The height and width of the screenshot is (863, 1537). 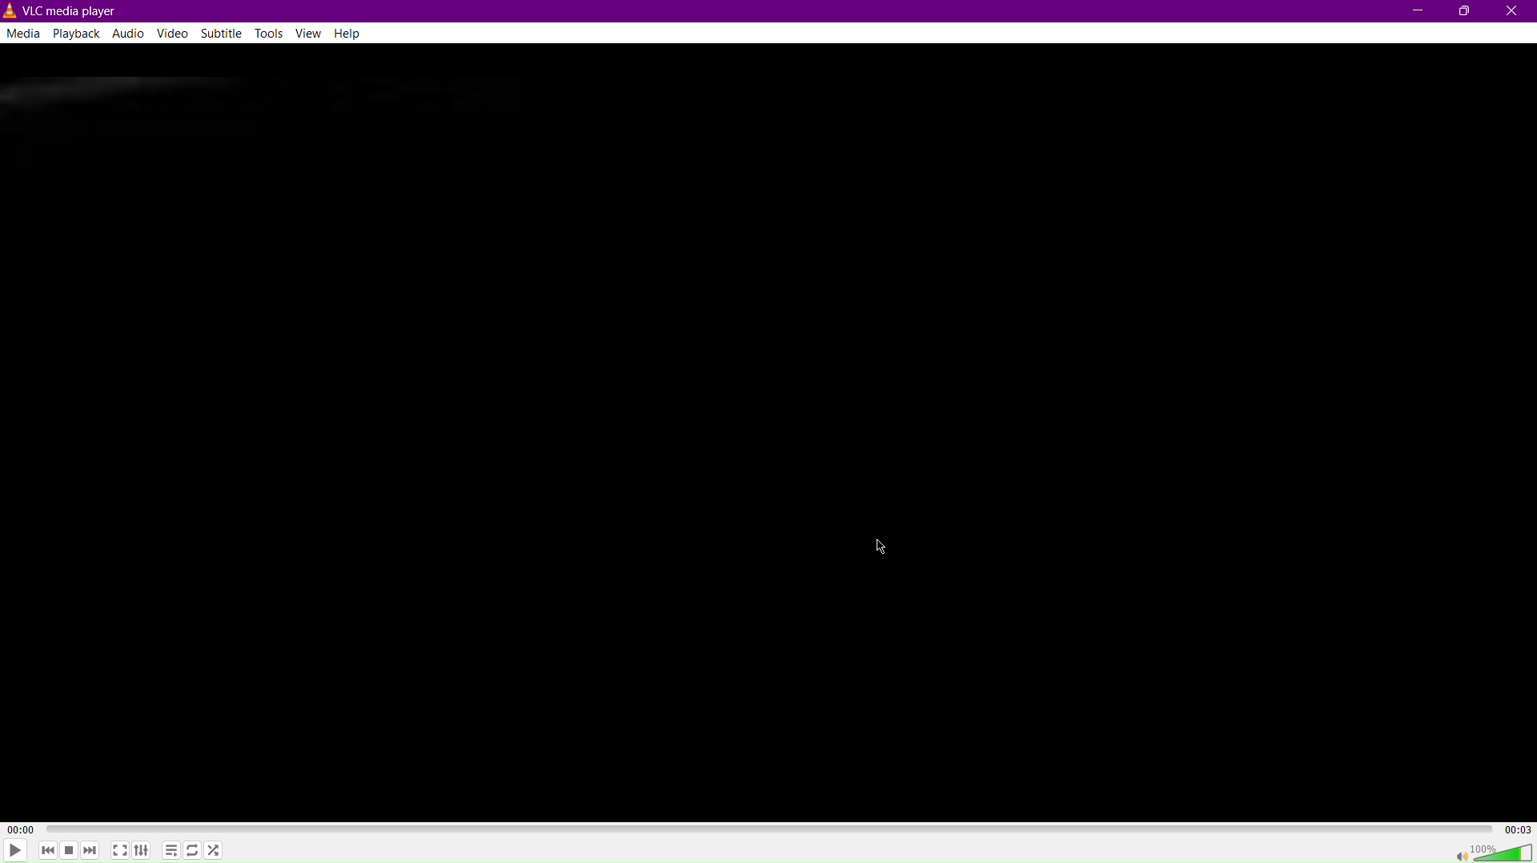 I want to click on Playback, so click(x=81, y=32).